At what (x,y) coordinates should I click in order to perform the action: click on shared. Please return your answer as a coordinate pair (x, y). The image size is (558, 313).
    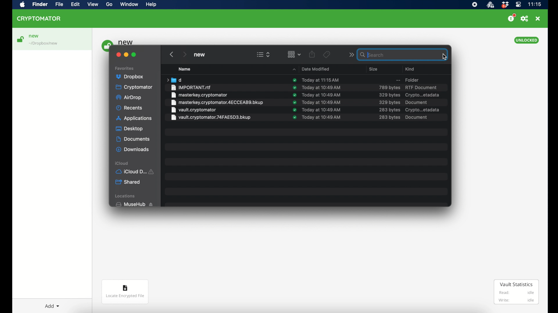
    Looking at the image, I should click on (128, 182).